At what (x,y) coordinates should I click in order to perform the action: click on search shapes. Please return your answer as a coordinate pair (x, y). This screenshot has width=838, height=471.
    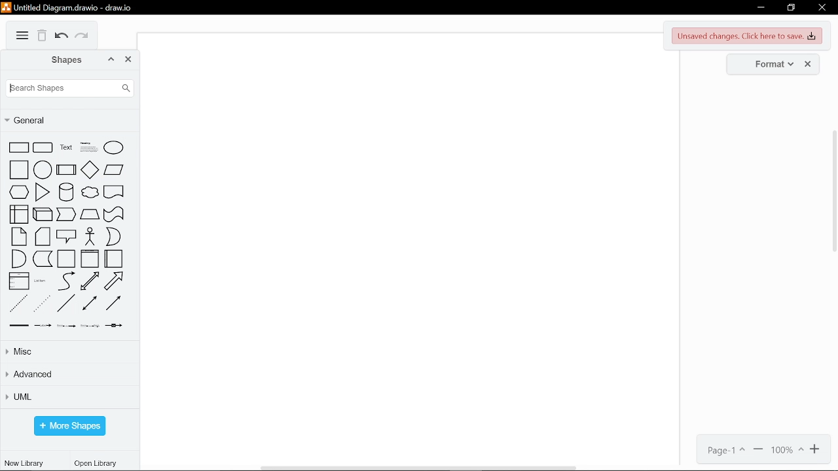
    Looking at the image, I should click on (69, 88).